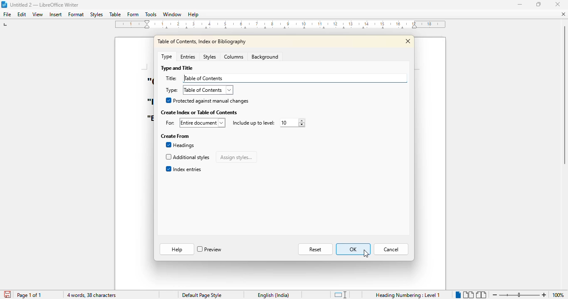  I want to click on zoom out, so click(494, 295).